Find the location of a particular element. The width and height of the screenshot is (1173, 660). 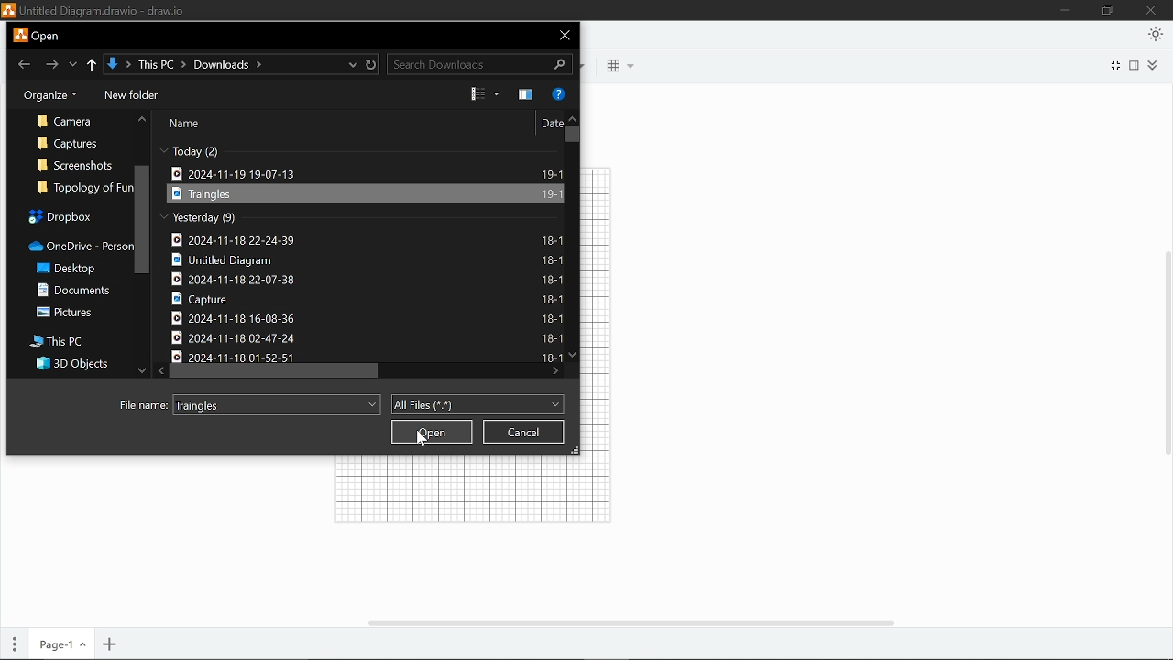

Move down is located at coordinates (138, 371).